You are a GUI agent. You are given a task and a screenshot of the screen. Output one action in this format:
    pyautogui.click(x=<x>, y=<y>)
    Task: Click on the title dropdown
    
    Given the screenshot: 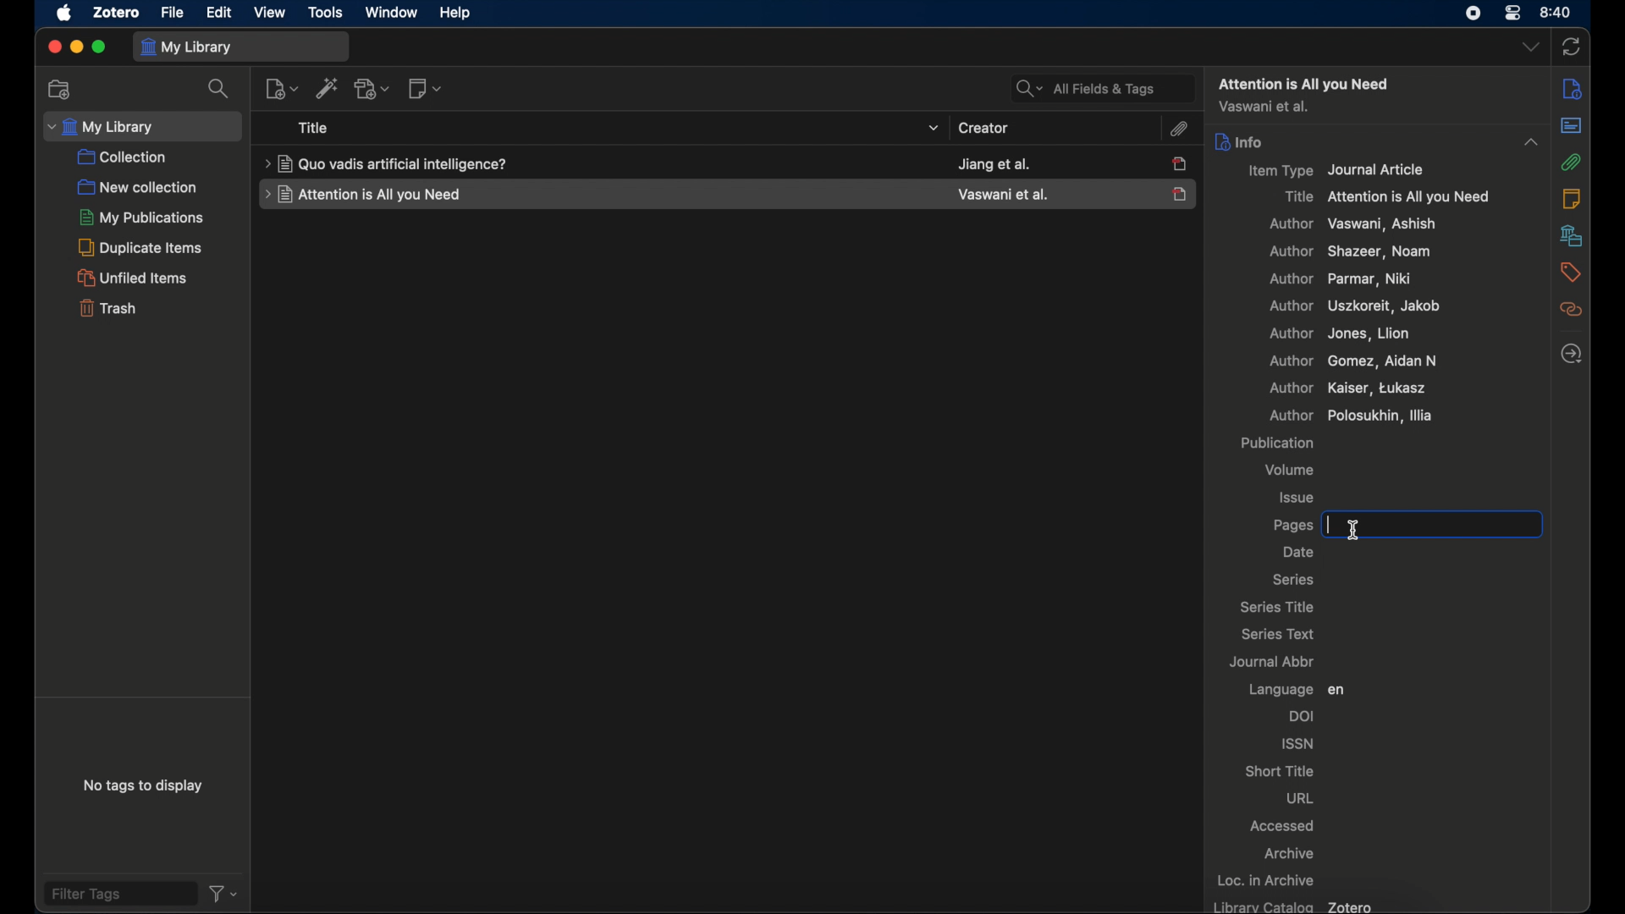 What is the action you would take?
    pyautogui.click(x=934, y=128)
    